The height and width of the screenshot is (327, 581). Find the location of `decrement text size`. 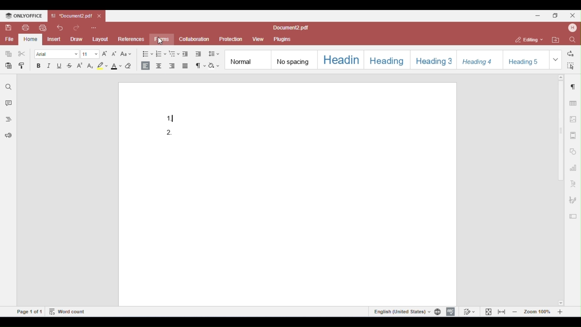

decrement text size is located at coordinates (115, 55).